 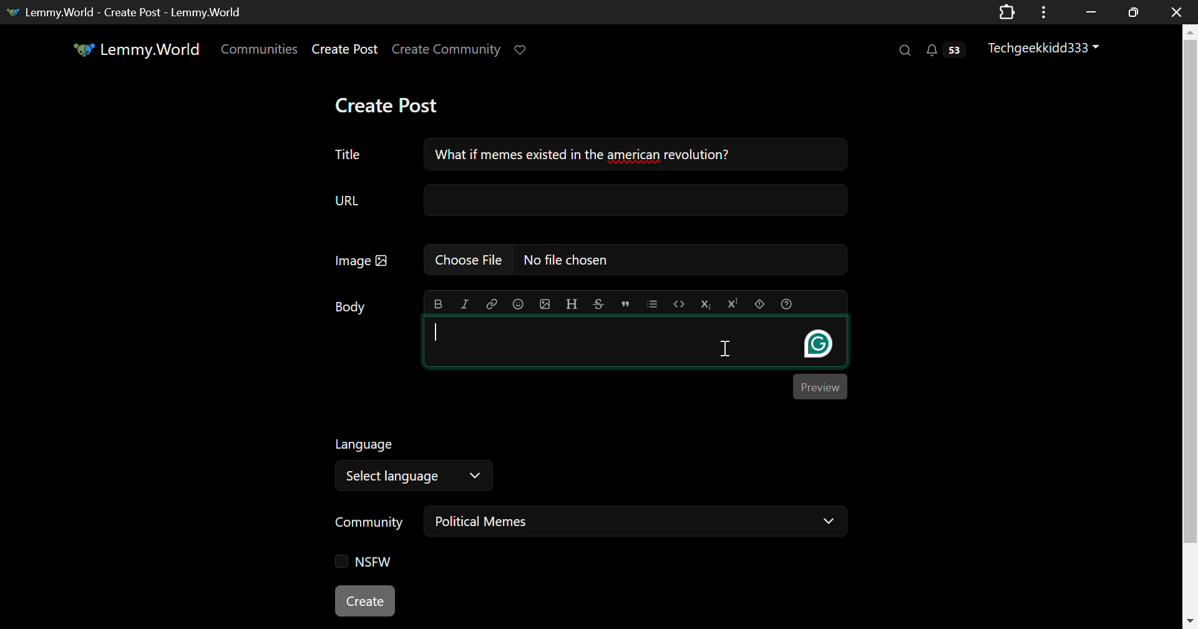 I want to click on Close window, so click(x=1178, y=11).